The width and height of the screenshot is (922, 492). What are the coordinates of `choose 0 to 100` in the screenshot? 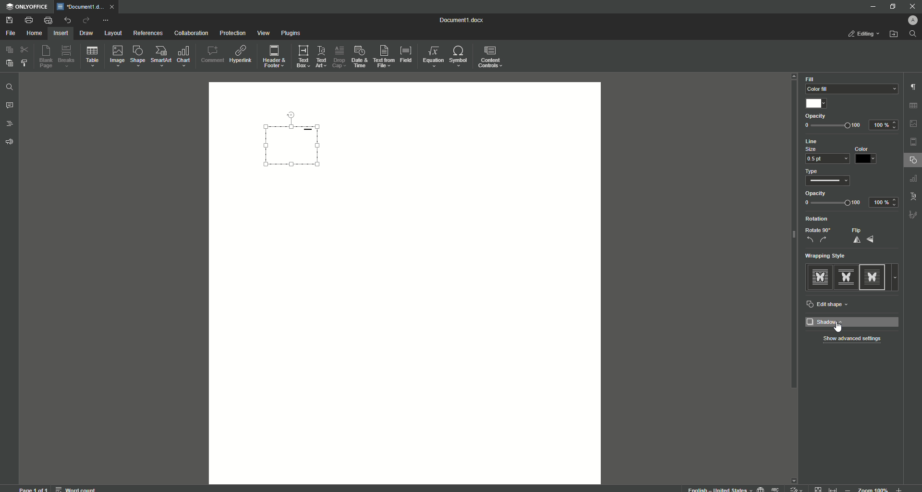 It's located at (833, 204).